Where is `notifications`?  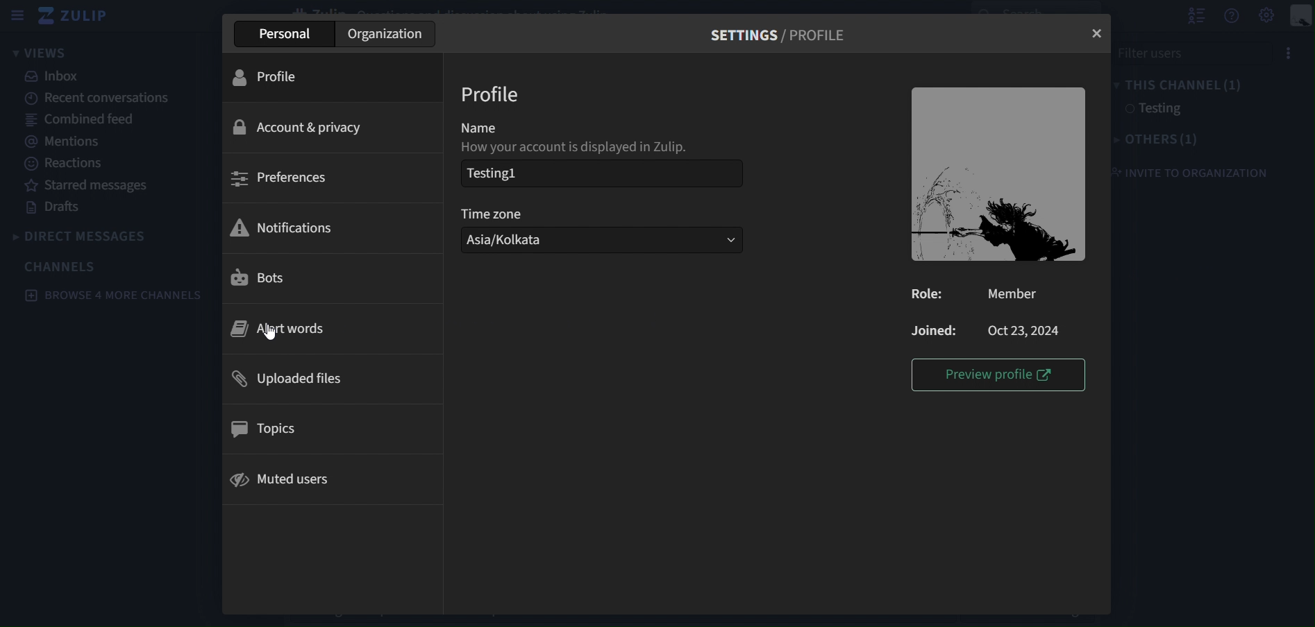
notifications is located at coordinates (292, 225).